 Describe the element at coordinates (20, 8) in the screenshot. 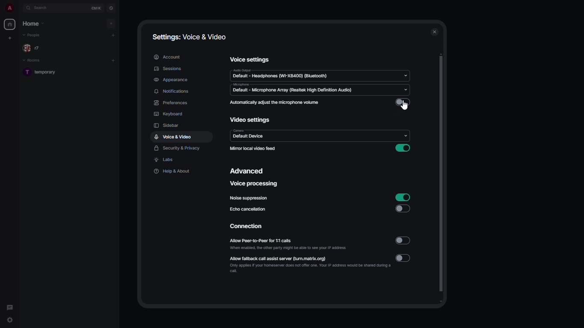

I see `expand` at that location.